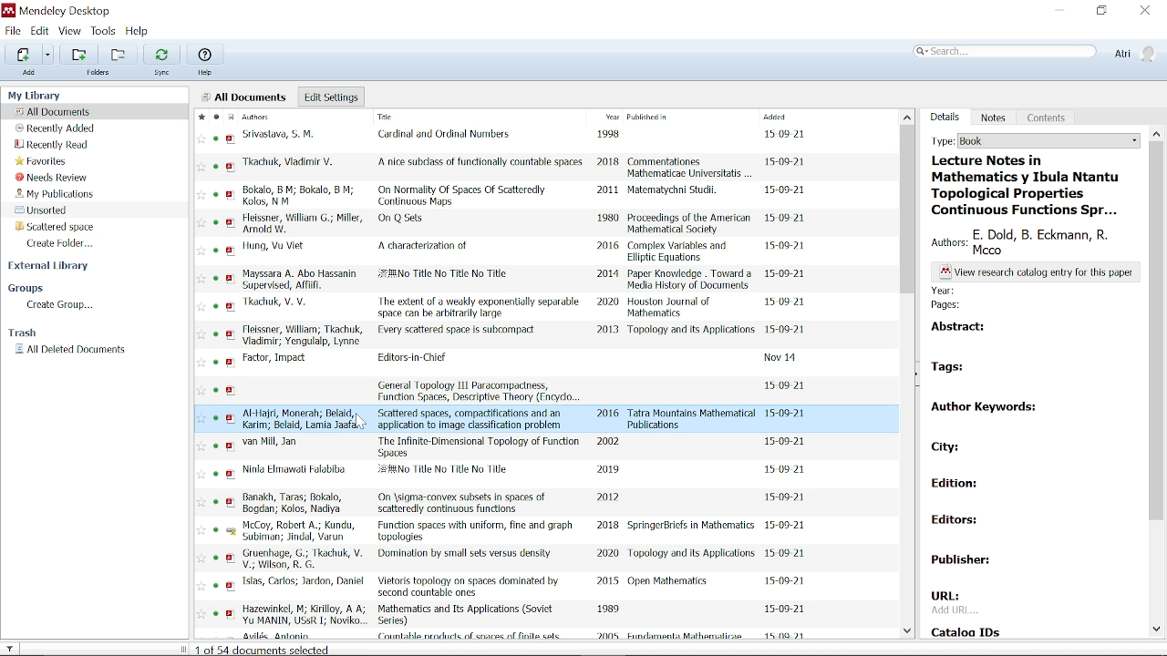  I want to click on 2011, so click(607, 190).